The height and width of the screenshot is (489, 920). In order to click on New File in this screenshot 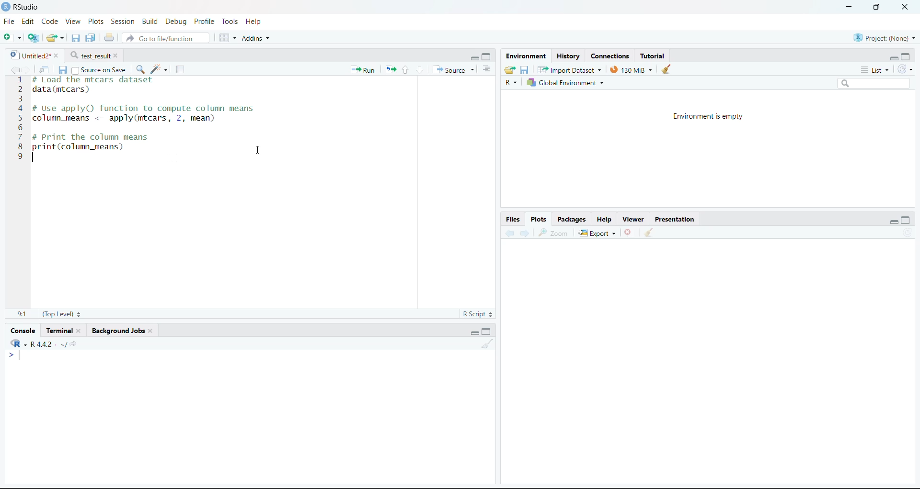, I will do `click(13, 37)`.